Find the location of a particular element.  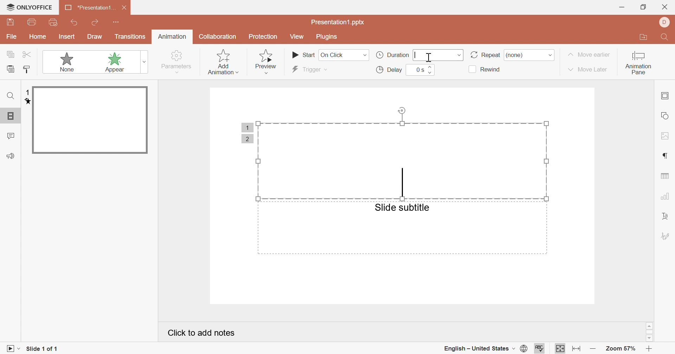

drop down is located at coordinates (459, 55).